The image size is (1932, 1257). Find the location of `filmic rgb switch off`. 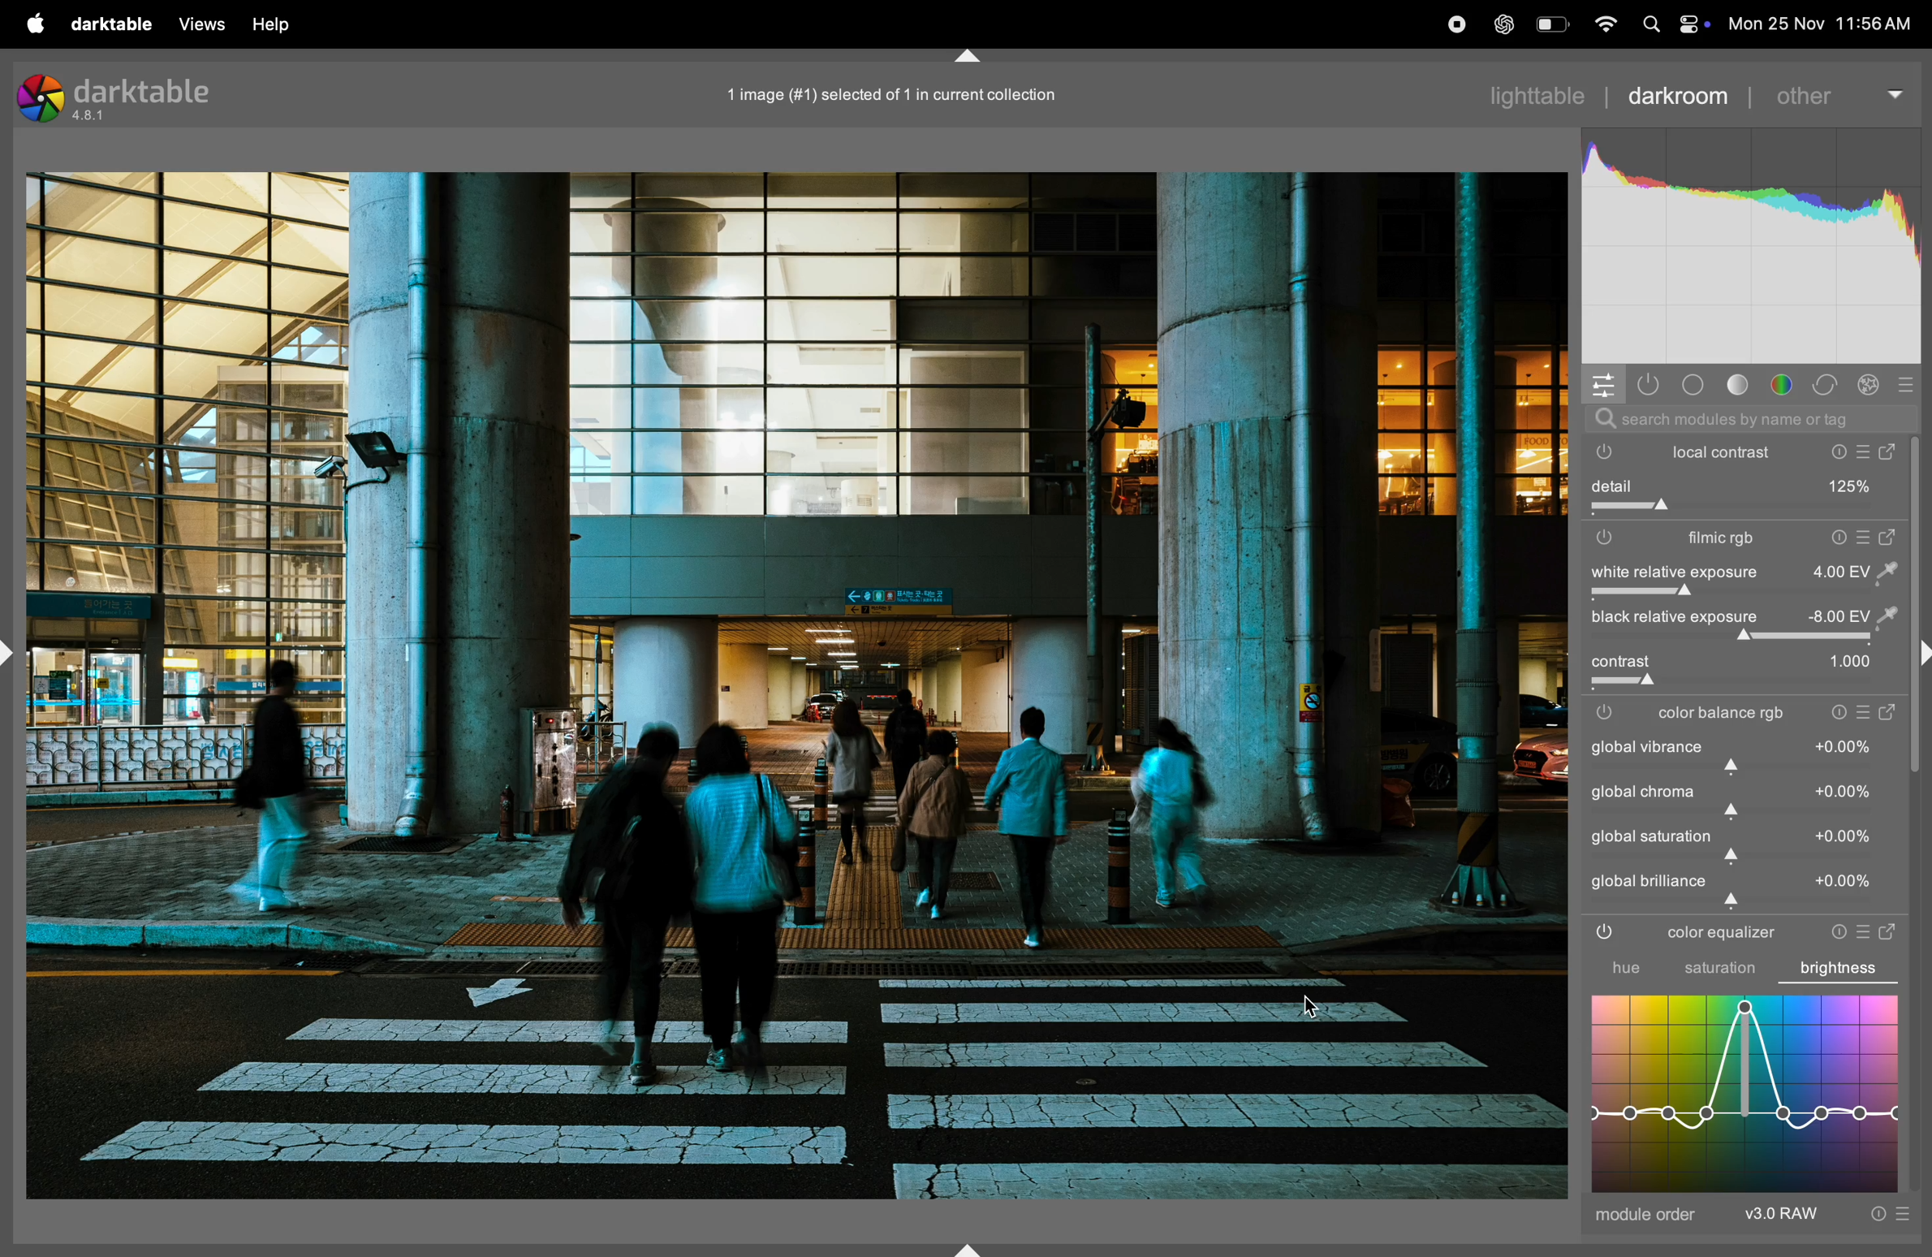

filmic rgb switch off is located at coordinates (1605, 538).